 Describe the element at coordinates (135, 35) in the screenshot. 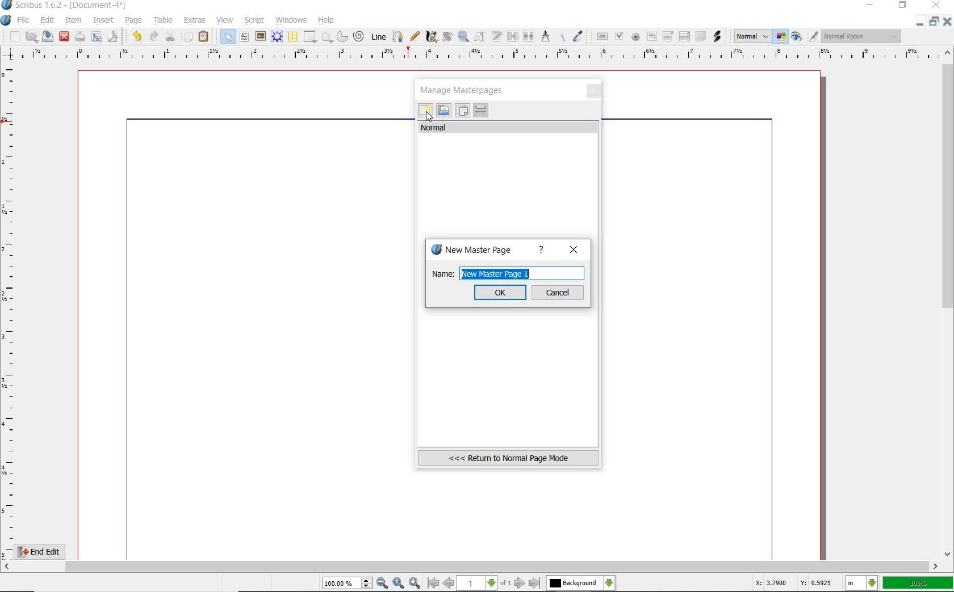

I see `undo` at that location.